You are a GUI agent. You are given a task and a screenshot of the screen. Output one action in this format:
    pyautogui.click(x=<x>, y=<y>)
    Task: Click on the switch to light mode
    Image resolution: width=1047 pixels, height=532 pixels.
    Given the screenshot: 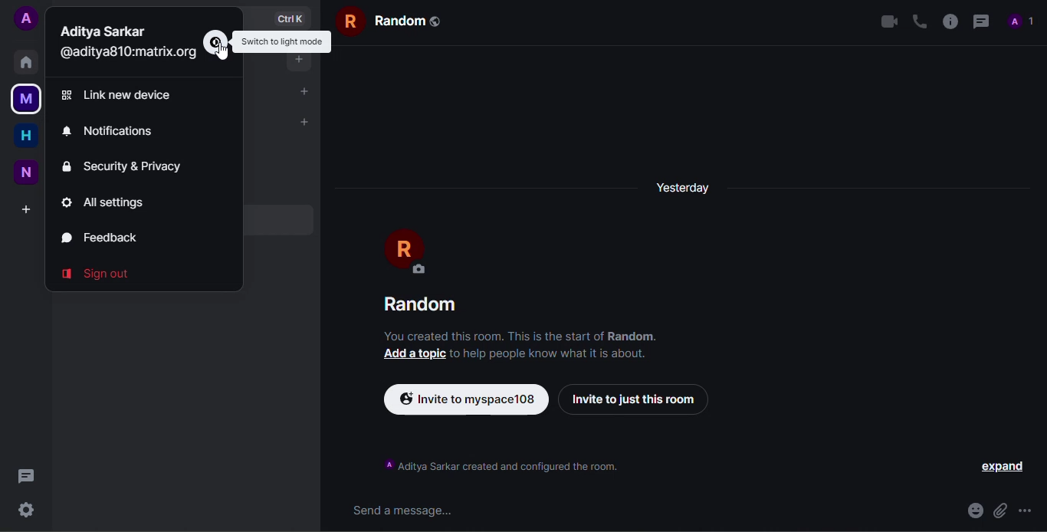 What is the action you would take?
    pyautogui.click(x=283, y=41)
    